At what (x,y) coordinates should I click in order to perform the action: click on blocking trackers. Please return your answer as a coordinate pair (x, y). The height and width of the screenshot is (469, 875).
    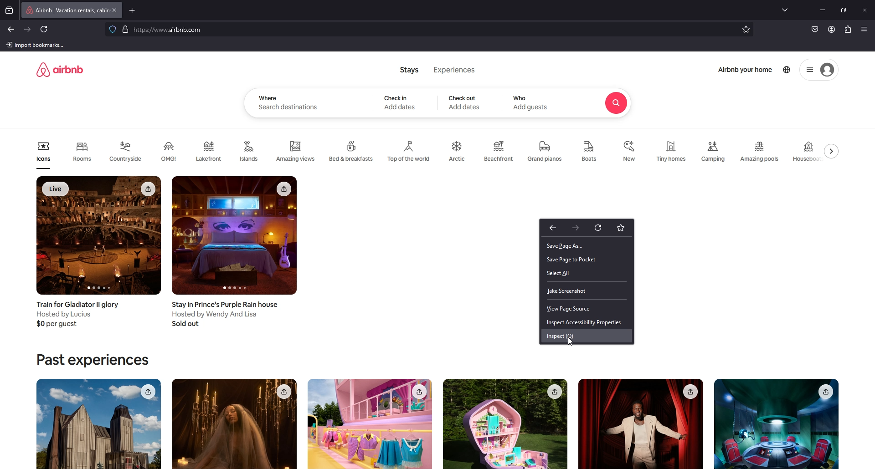
    Looking at the image, I should click on (112, 29).